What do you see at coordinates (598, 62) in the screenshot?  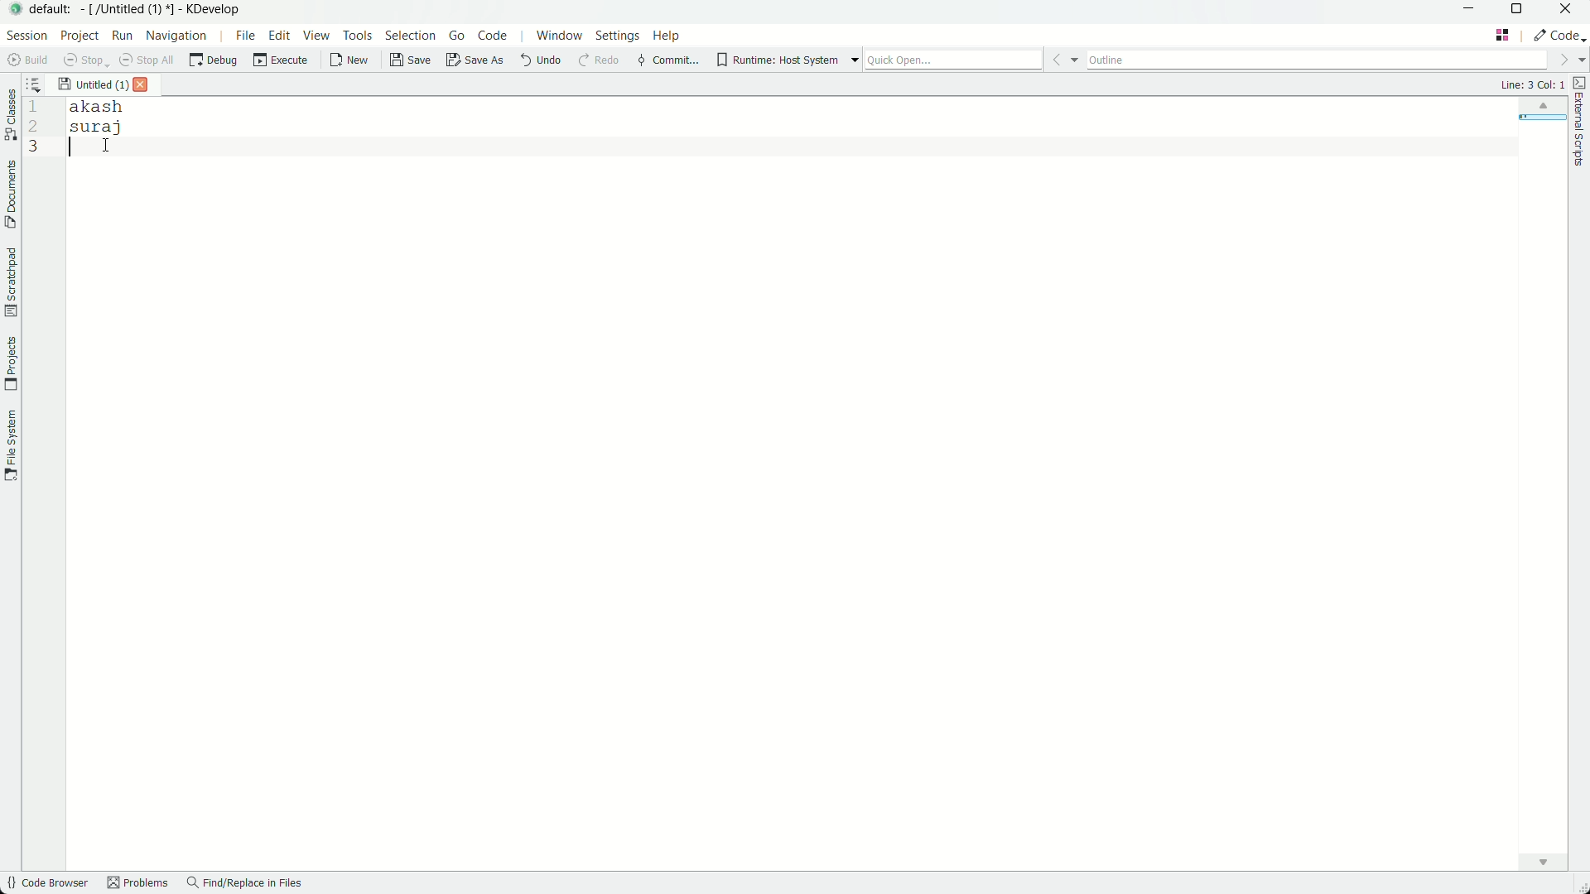 I see `redo` at bounding box center [598, 62].